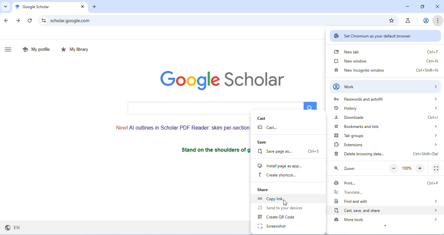 This screenshot has width=444, height=235. I want to click on tab groups, so click(387, 135).